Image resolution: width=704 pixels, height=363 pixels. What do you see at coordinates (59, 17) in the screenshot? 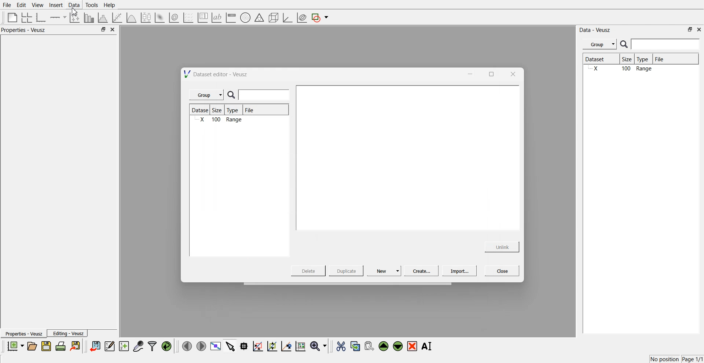
I see `add an axis` at bounding box center [59, 17].